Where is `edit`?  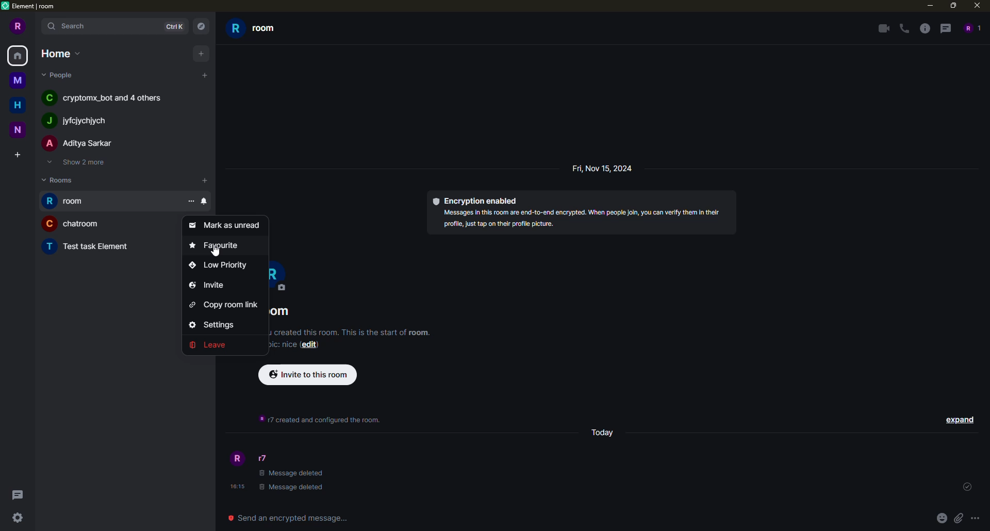
edit is located at coordinates (311, 346).